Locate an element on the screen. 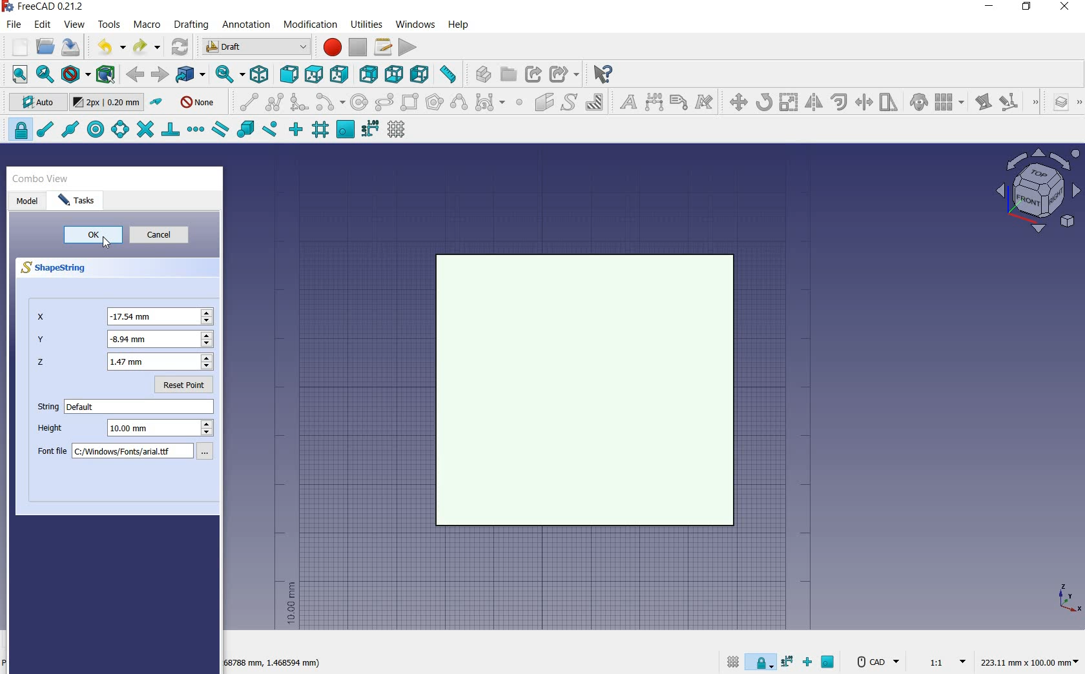  arc tools is located at coordinates (330, 103).